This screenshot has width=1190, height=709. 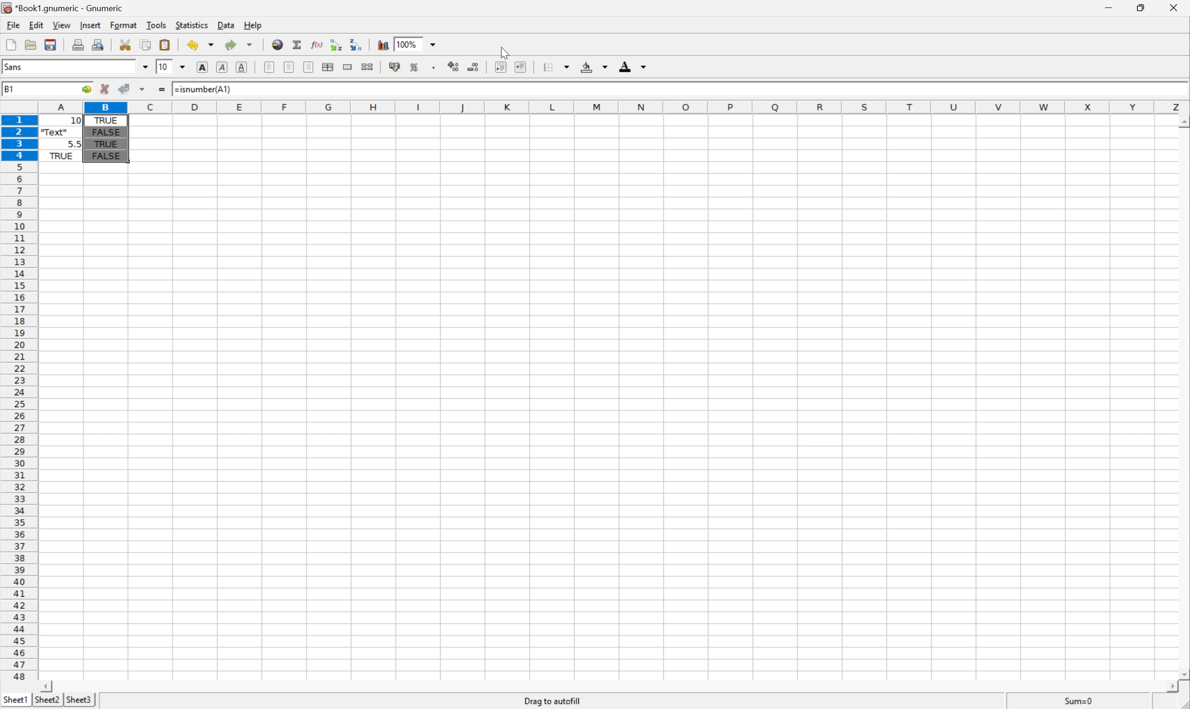 What do you see at coordinates (126, 87) in the screenshot?
I see `Accept changes` at bounding box center [126, 87].